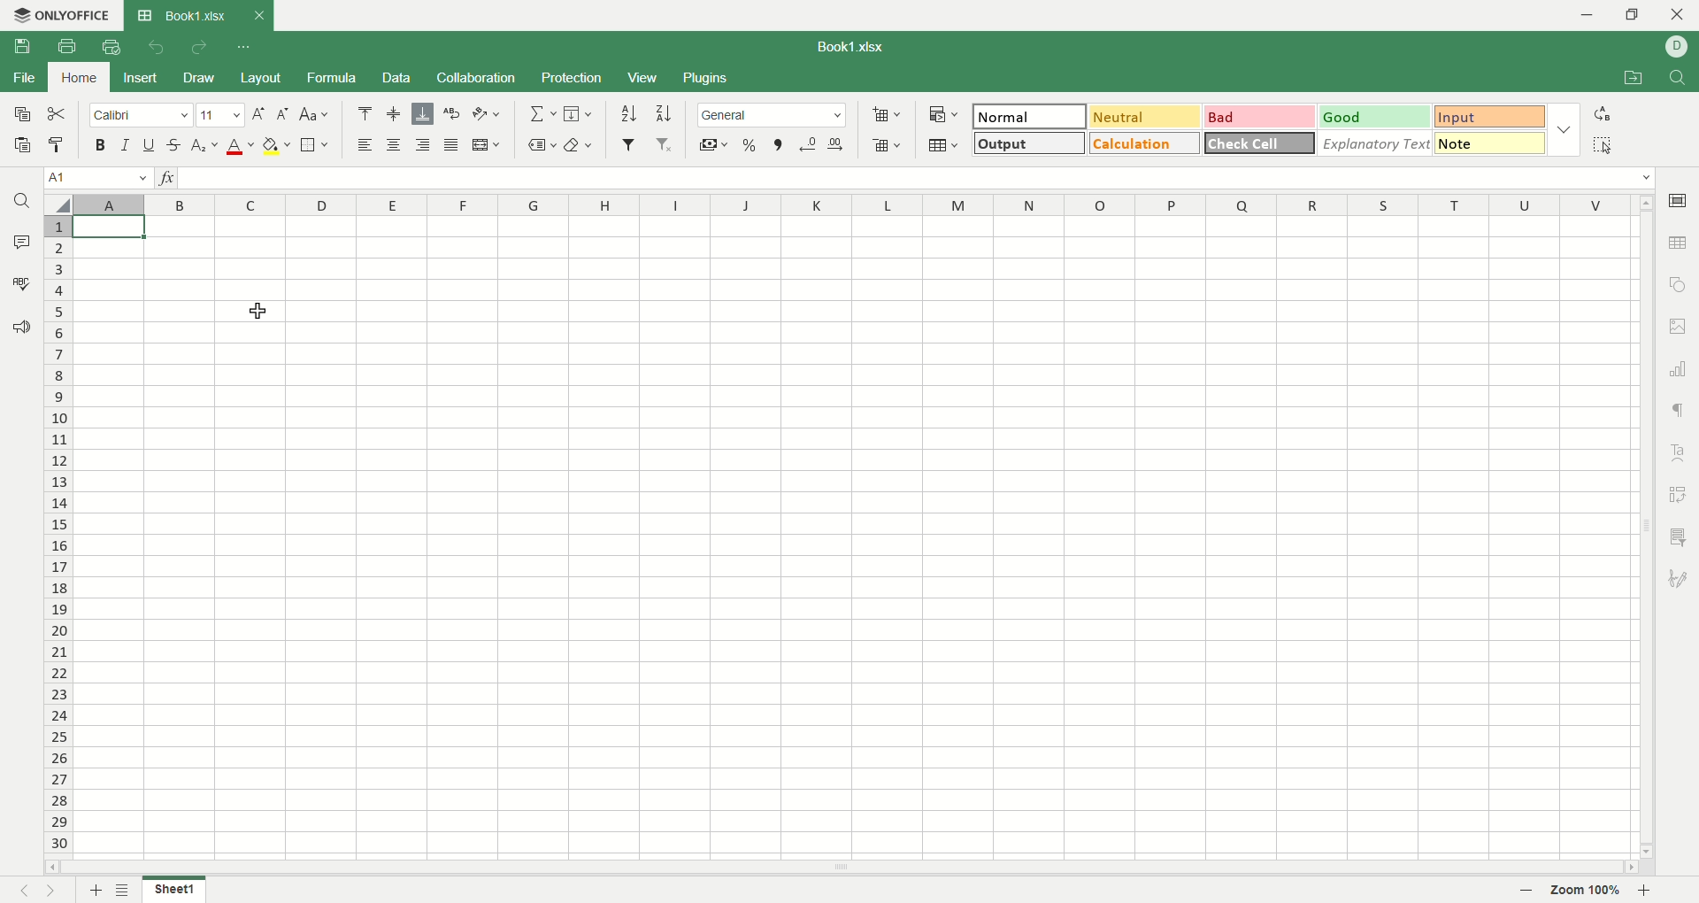 This screenshot has height=903, width=1699. Describe the element at coordinates (1681, 535) in the screenshot. I see `slice settings` at that location.